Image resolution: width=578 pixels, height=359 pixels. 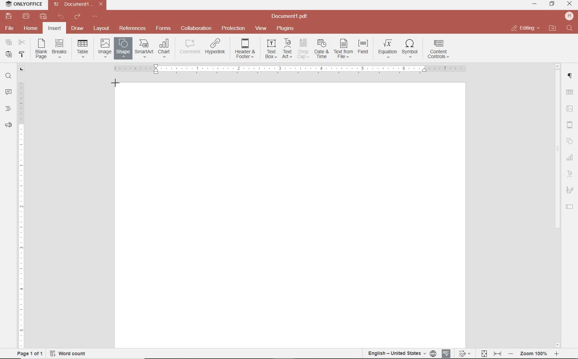 I want to click on feedback & support, so click(x=9, y=126).